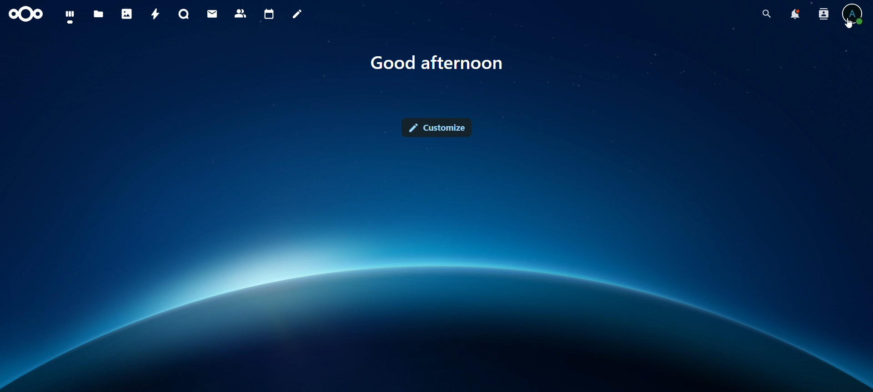 The height and width of the screenshot is (392, 873). Describe the element at coordinates (297, 14) in the screenshot. I see `notes` at that location.